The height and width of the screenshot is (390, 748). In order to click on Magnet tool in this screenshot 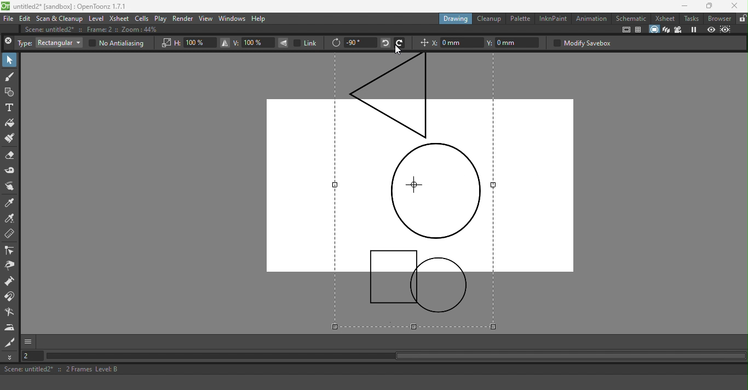, I will do `click(11, 297)`.